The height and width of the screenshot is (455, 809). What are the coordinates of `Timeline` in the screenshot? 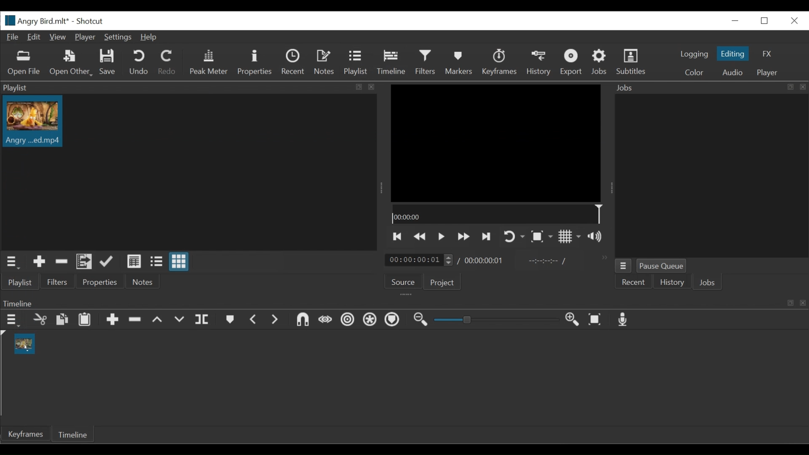 It's located at (498, 215).